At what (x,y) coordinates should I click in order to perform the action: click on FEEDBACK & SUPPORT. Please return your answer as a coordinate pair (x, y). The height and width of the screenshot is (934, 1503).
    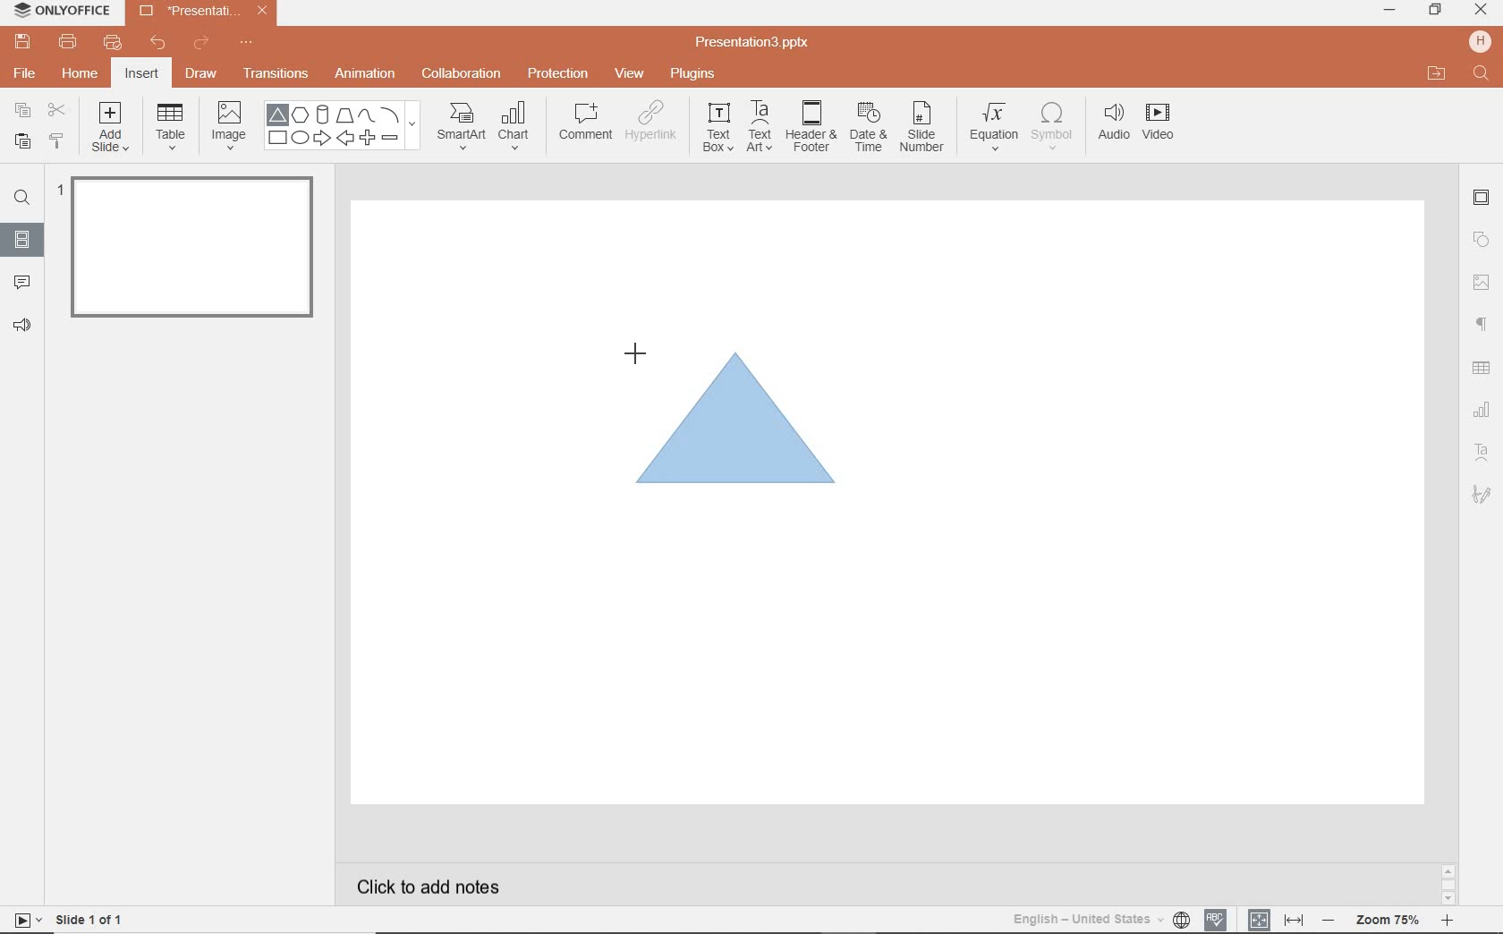
    Looking at the image, I should click on (25, 325).